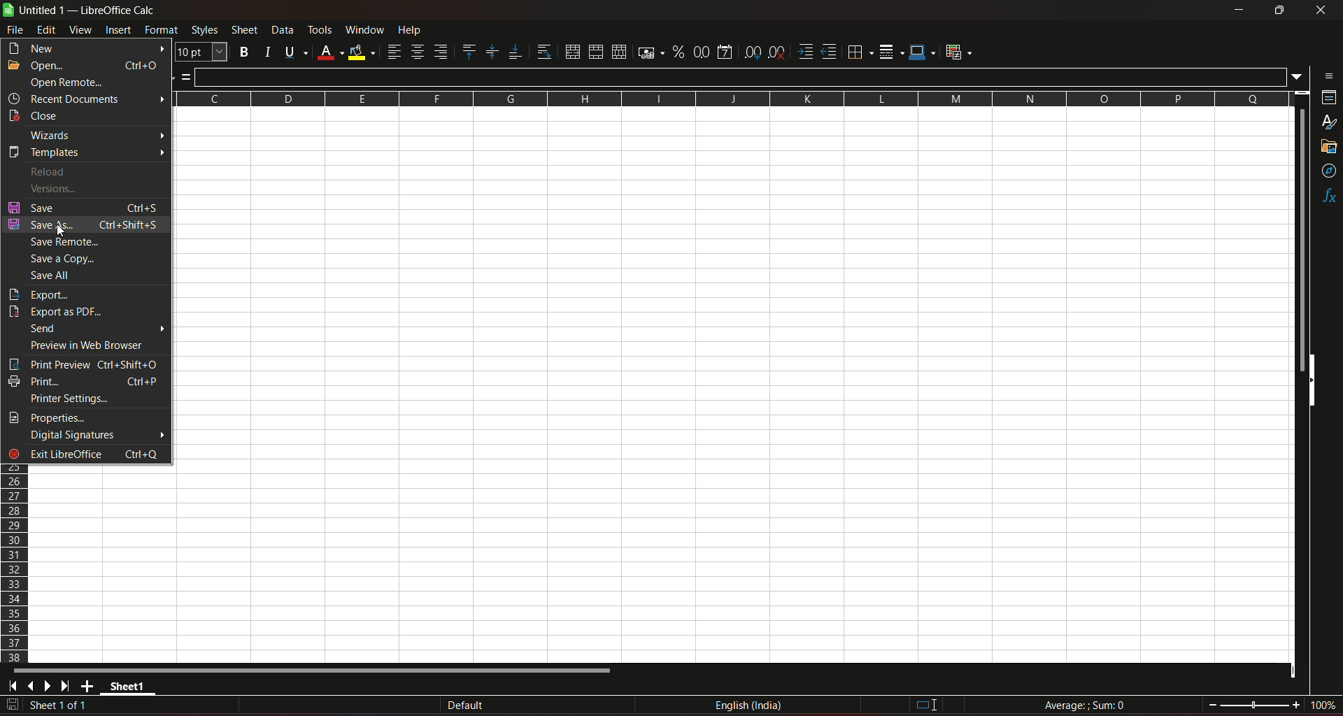 This screenshot has height=716, width=1343. Describe the element at coordinates (71, 399) in the screenshot. I see `printer settings` at that location.